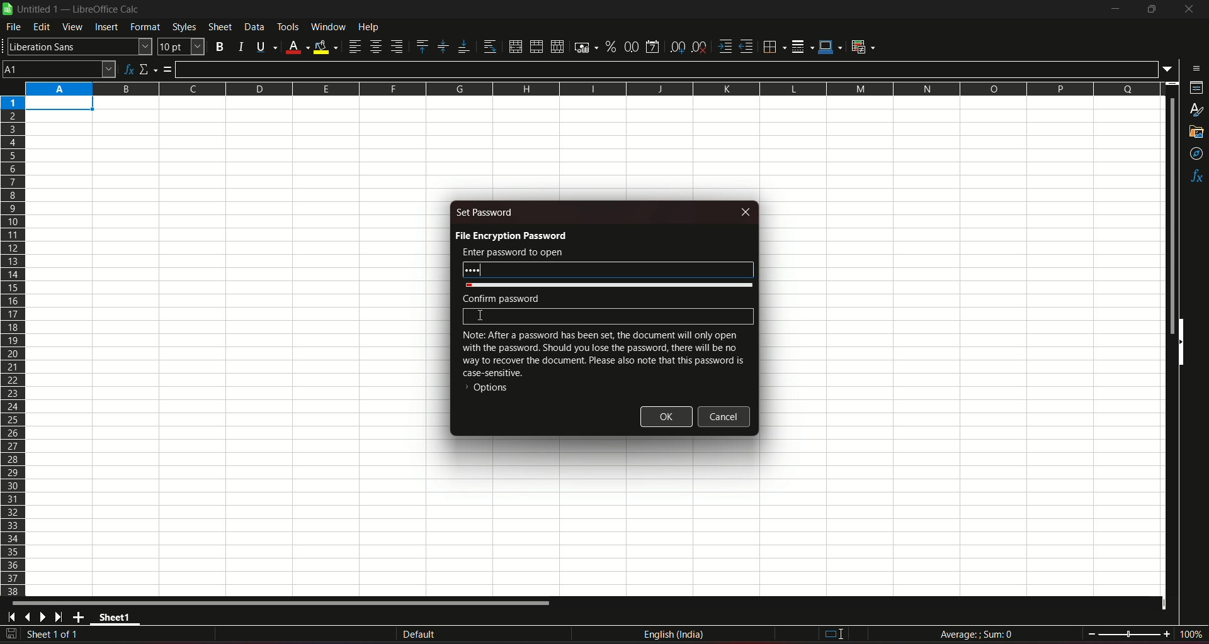 The image size is (1209, 644). I want to click on italic, so click(239, 45).